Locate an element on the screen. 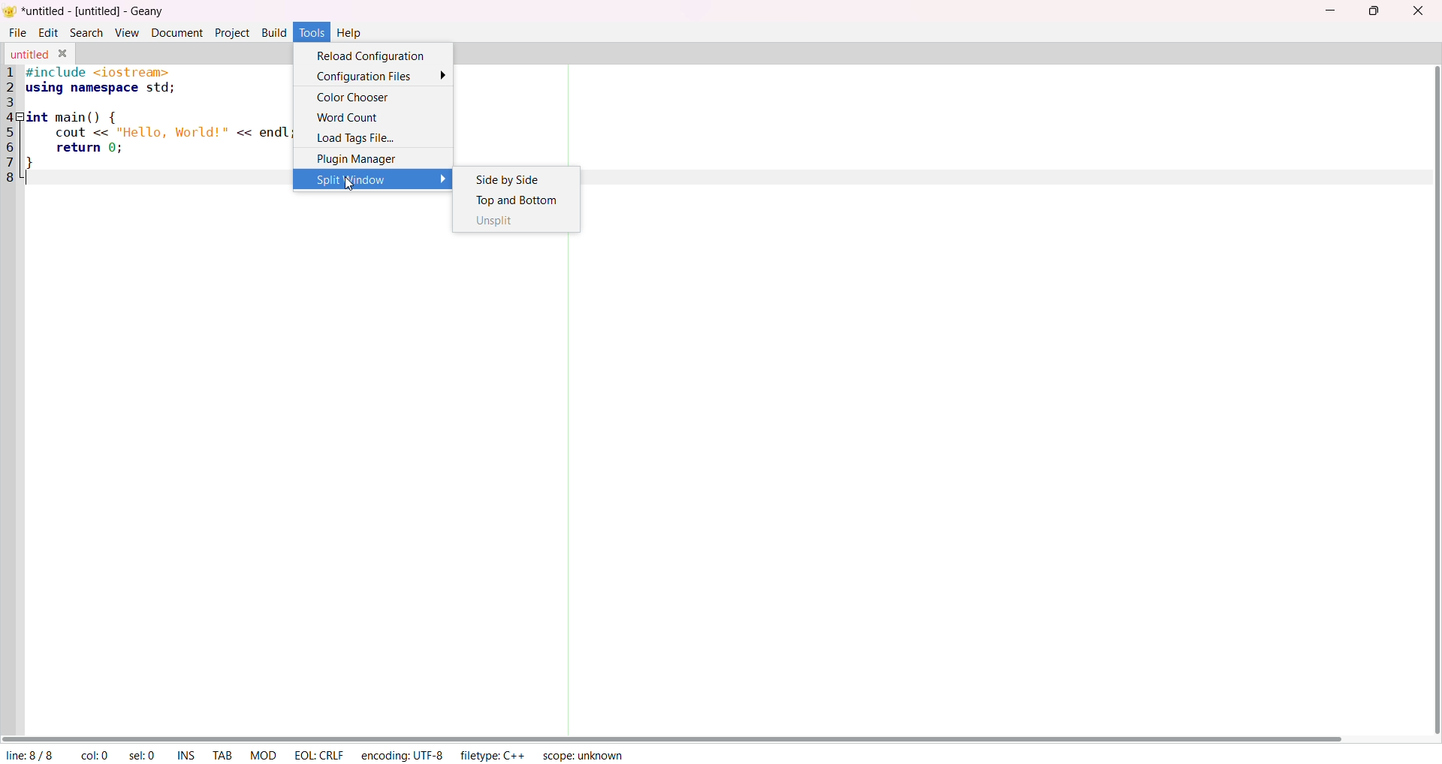 The height and width of the screenshot is (764, 1442). Search is located at coordinates (88, 33).